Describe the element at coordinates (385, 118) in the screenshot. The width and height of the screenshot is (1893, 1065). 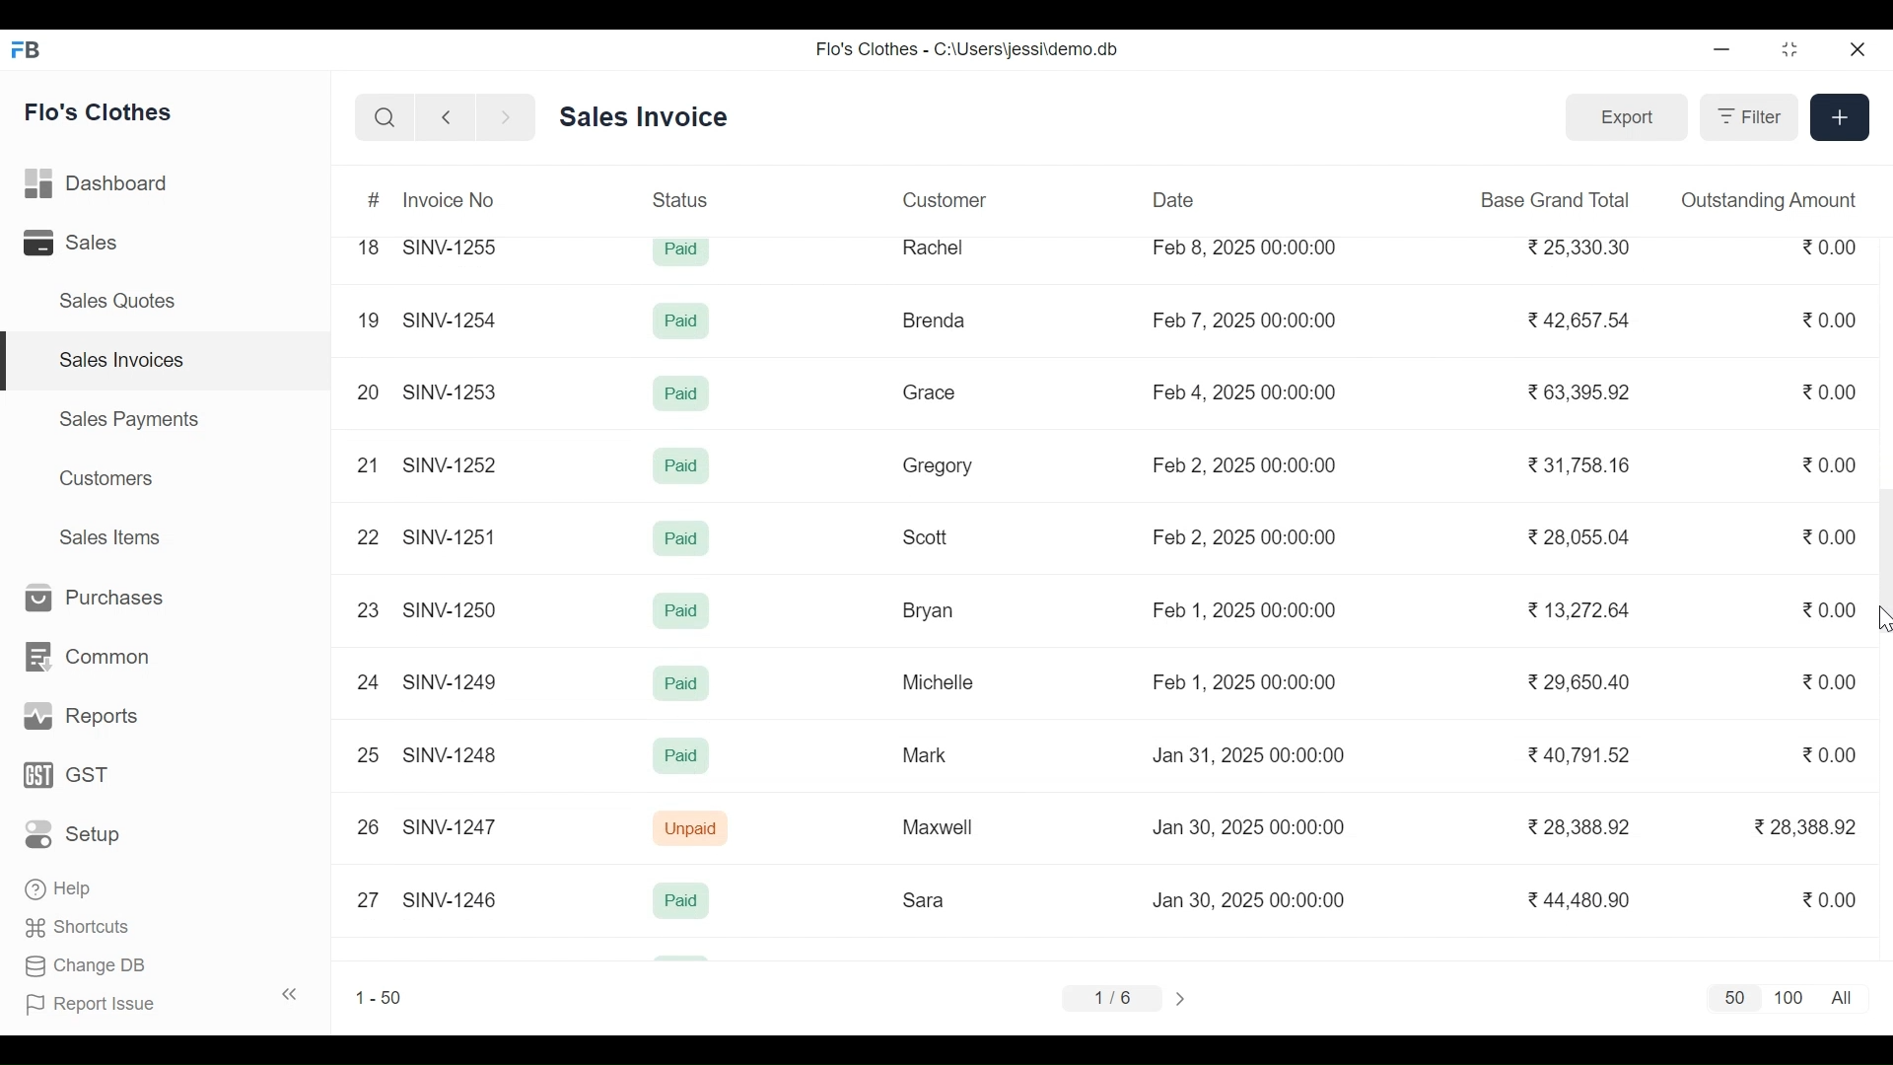
I see `Search` at that location.